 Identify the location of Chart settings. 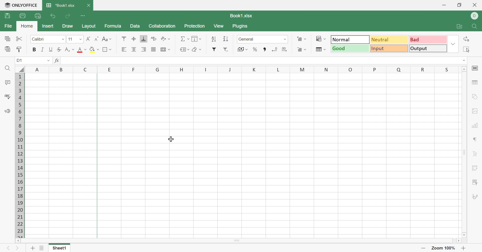
(476, 125).